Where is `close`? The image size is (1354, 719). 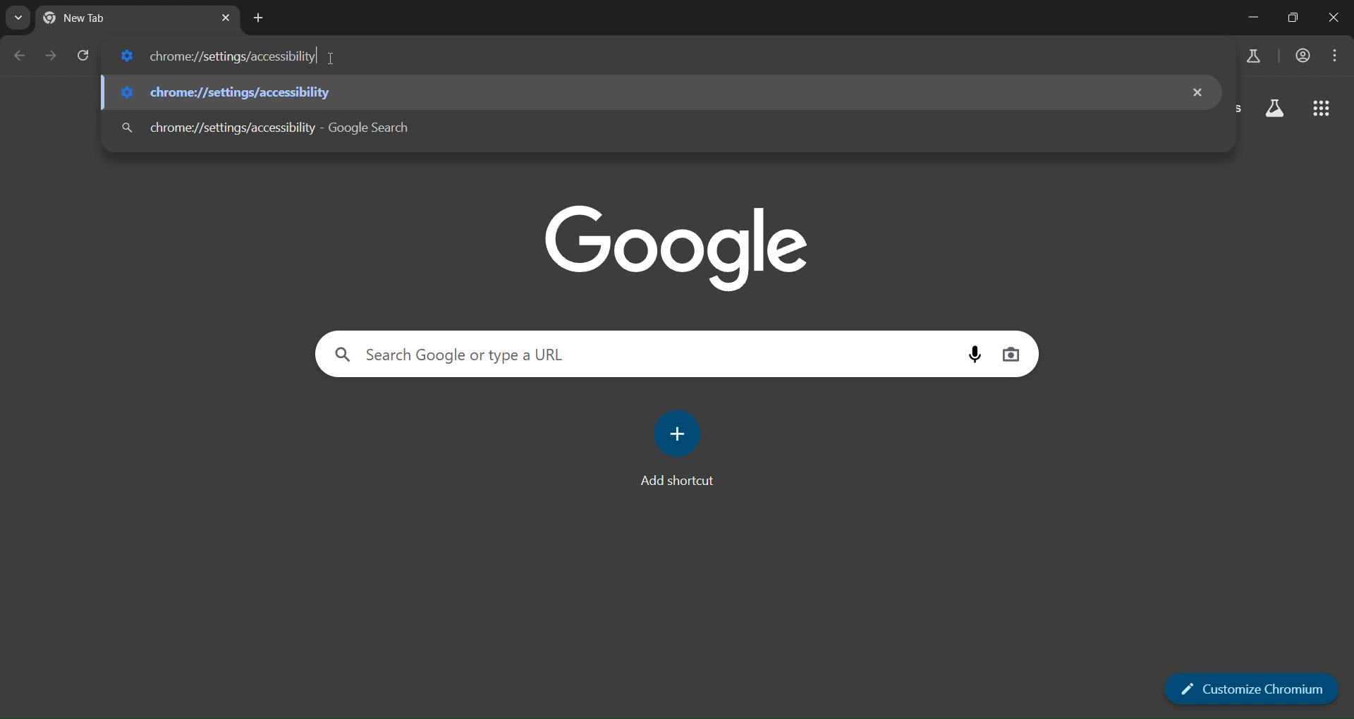
close is located at coordinates (1331, 19).